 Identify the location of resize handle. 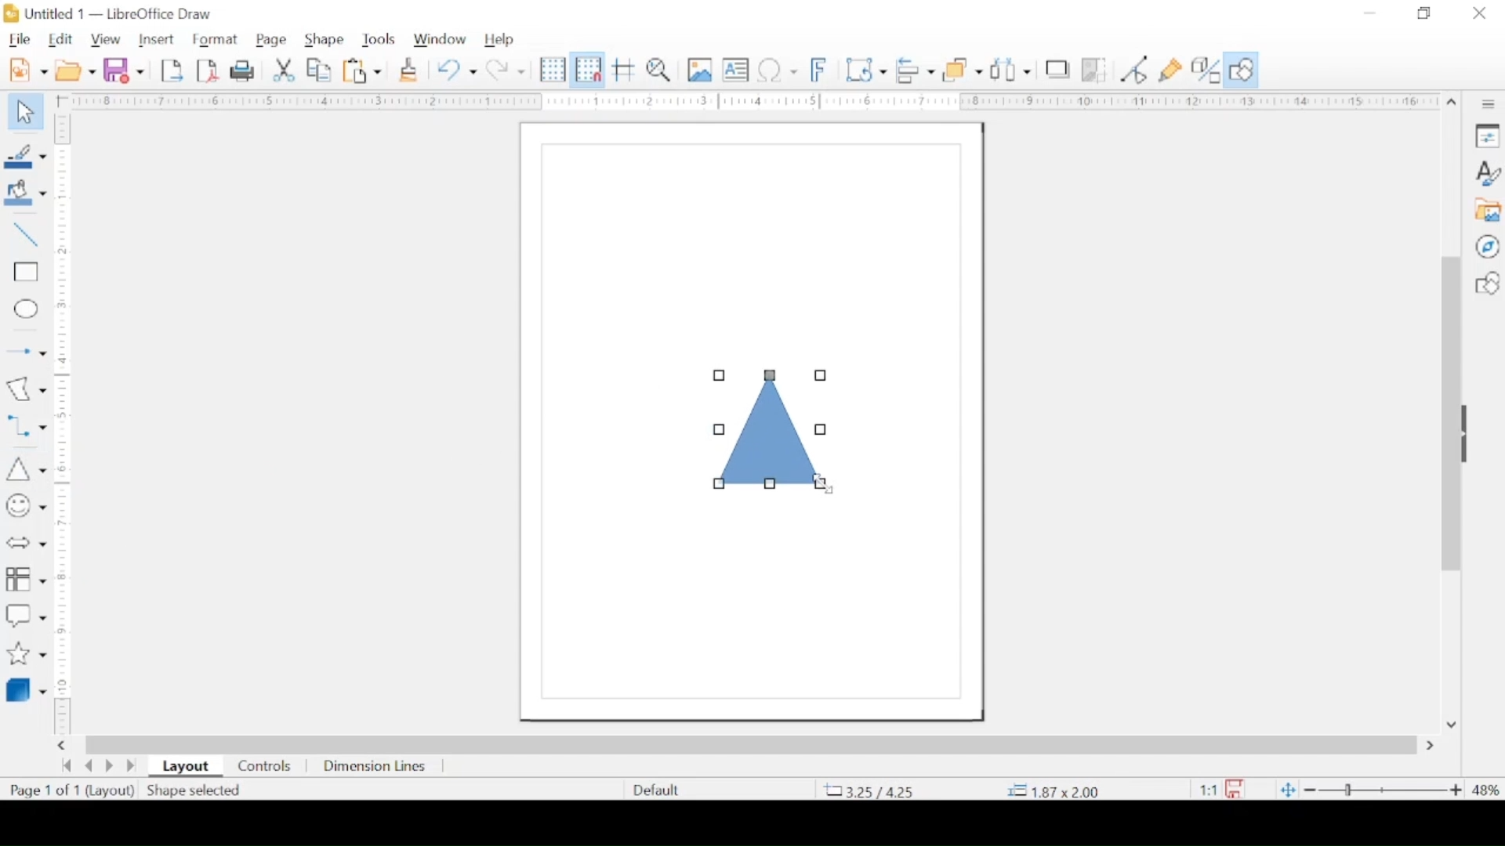
(717, 429).